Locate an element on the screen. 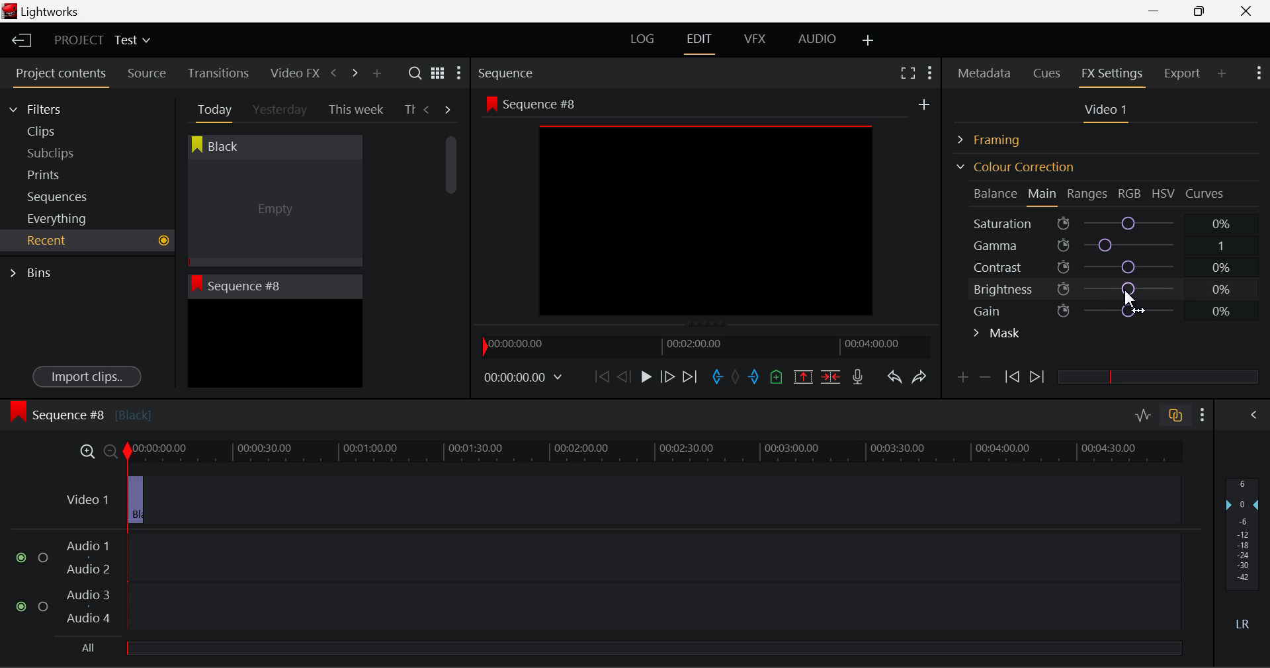 This screenshot has height=668, width=1270. To Start is located at coordinates (601, 376).